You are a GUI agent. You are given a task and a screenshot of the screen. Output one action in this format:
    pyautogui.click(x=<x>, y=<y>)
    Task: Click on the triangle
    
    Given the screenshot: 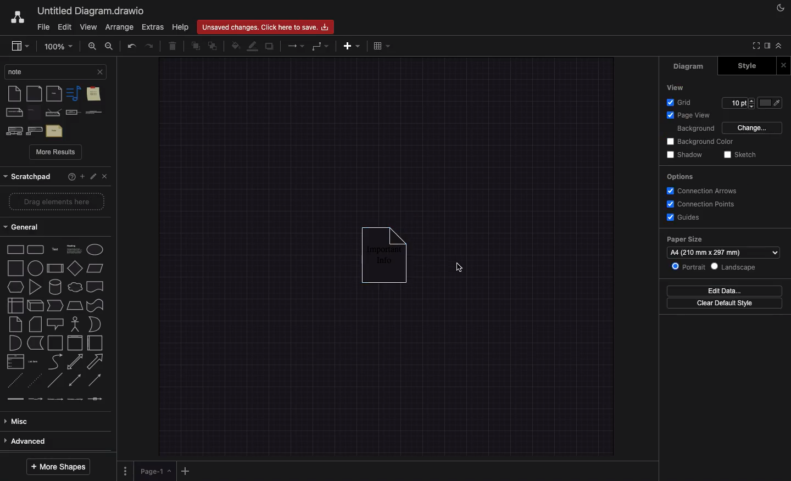 What is the action you would take?
    pyautogui.click(x=37, y=288)
    